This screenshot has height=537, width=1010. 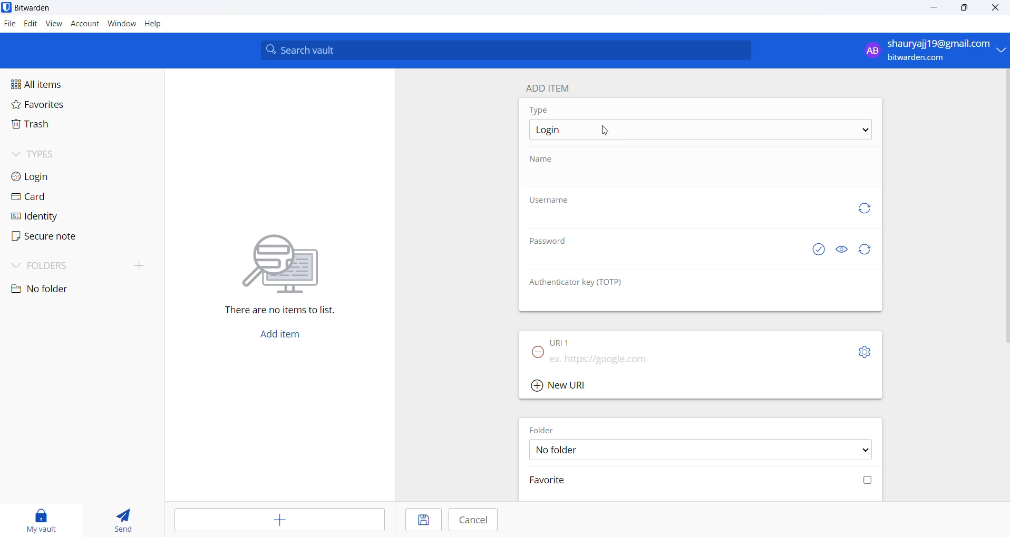 I want to click on password heading, so click(x=550, y=241).